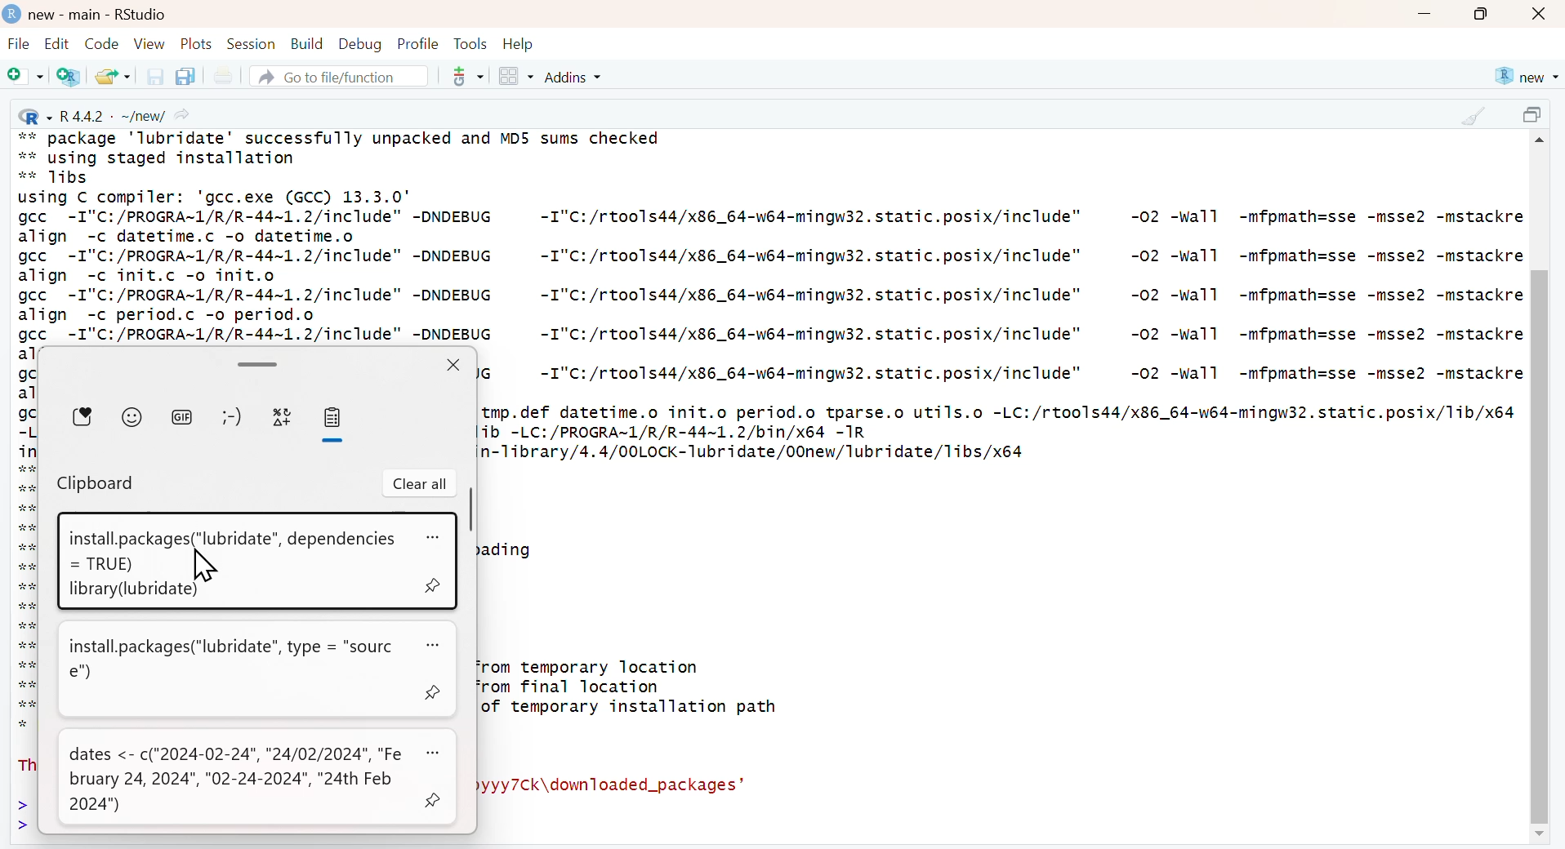  I want to click on using C compiler: 'gcc.exe (GCC) 13.3.0°

gcc -I"C:/PROGRA~1/R/R-44~1.2/include" -DNDEBUG -I"C:/rtools44/x86_64-w64-mingw32.static.posix/include"” -02 -wall -mfpmath=sse -msse2 -mstackre
align -c datetime.c -o datetime.o

gcc -I"C:/PROGRA~1/R/R-44~1.2/include" -DNDEBUG -I"C:/rtools44/x86_64-w64-mingw32.static.posix/include"” -02 -wall -mfpmath=sse -msse2 -mstackre
align -c init.c -o init.o

gcc -I"C:/PROGRA~1/R/R-44~1.2/include" -DNDEBUG -I"C:/rtools44/x86_64-w64-mingw32.static.posix/include"” -02 -wall -mfpmath=sse -msse2 -mstackre
align -c period.c -o period.o

gcc -I"C:/PROGRA~1/R/R-44~1.2/include" -DNDEBUG -I"C:/rtools44/x86_64-w64-mingw32.static.posix/include"” -02 -wall -mfpmath=sse -msse2 -mstackre
align -c tparse.c -o tparse.o

gcc -I"C:/PROGRA~1/R/R-44~1.2/include"” -DNDEBUG -I"C:/rtools44/x86_64-w64-mingw32.static.posix/include"” -02 -wall -mfpmath=sse -msse2 -mstackre
align -c utils.c -o utils.o, so click(770, 265).